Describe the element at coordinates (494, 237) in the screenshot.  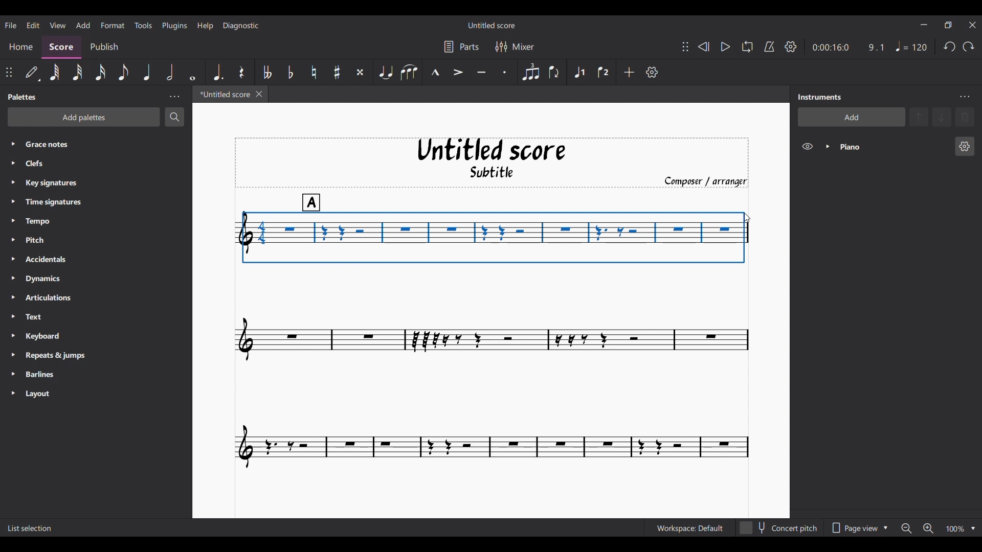
I see `Cursor selecting notes` at that location.